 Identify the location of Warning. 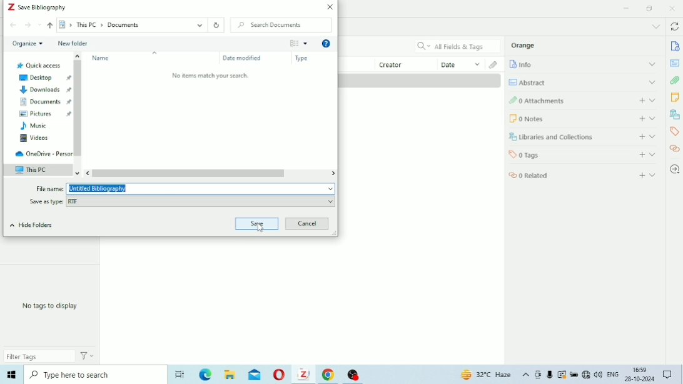
(562, 375).